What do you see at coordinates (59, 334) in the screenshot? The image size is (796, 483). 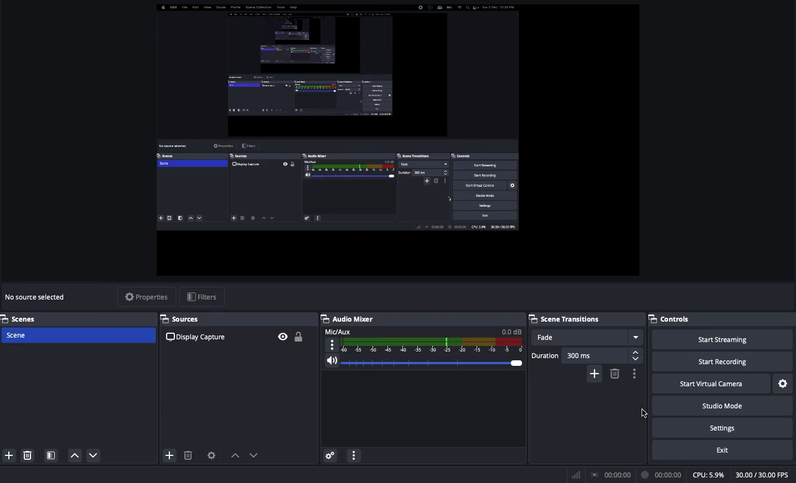 I see `Scen` at bounding box center [59, 334].